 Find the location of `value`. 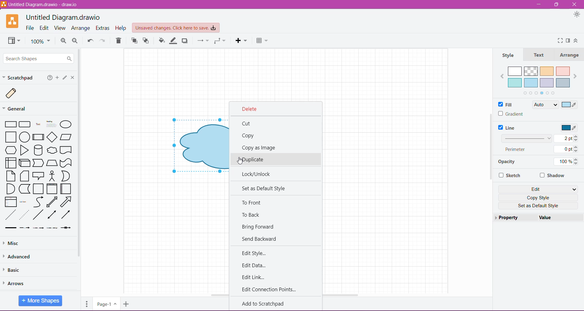

value is located at coordinates (559, 217).